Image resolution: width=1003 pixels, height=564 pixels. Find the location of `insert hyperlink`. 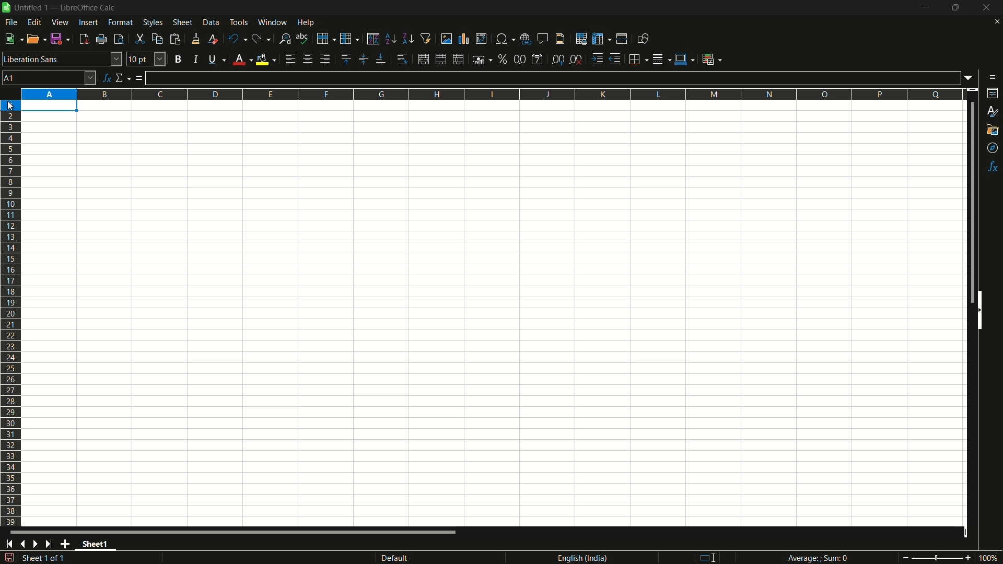

insert hyperlink is located at coordinates (527, 38).